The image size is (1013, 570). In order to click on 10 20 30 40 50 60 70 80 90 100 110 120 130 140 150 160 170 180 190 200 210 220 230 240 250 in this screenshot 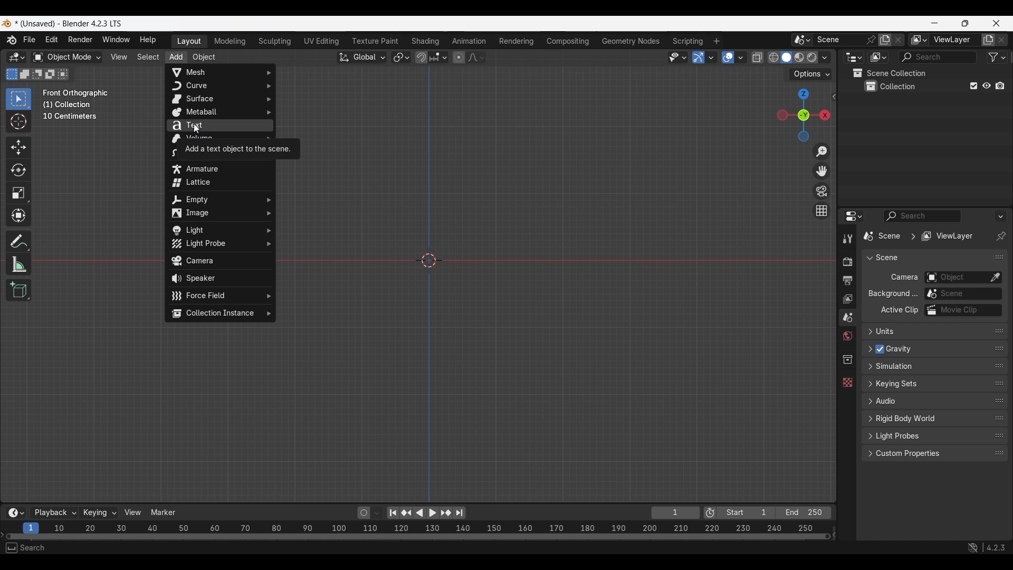, I will do `click(436, 527)`.